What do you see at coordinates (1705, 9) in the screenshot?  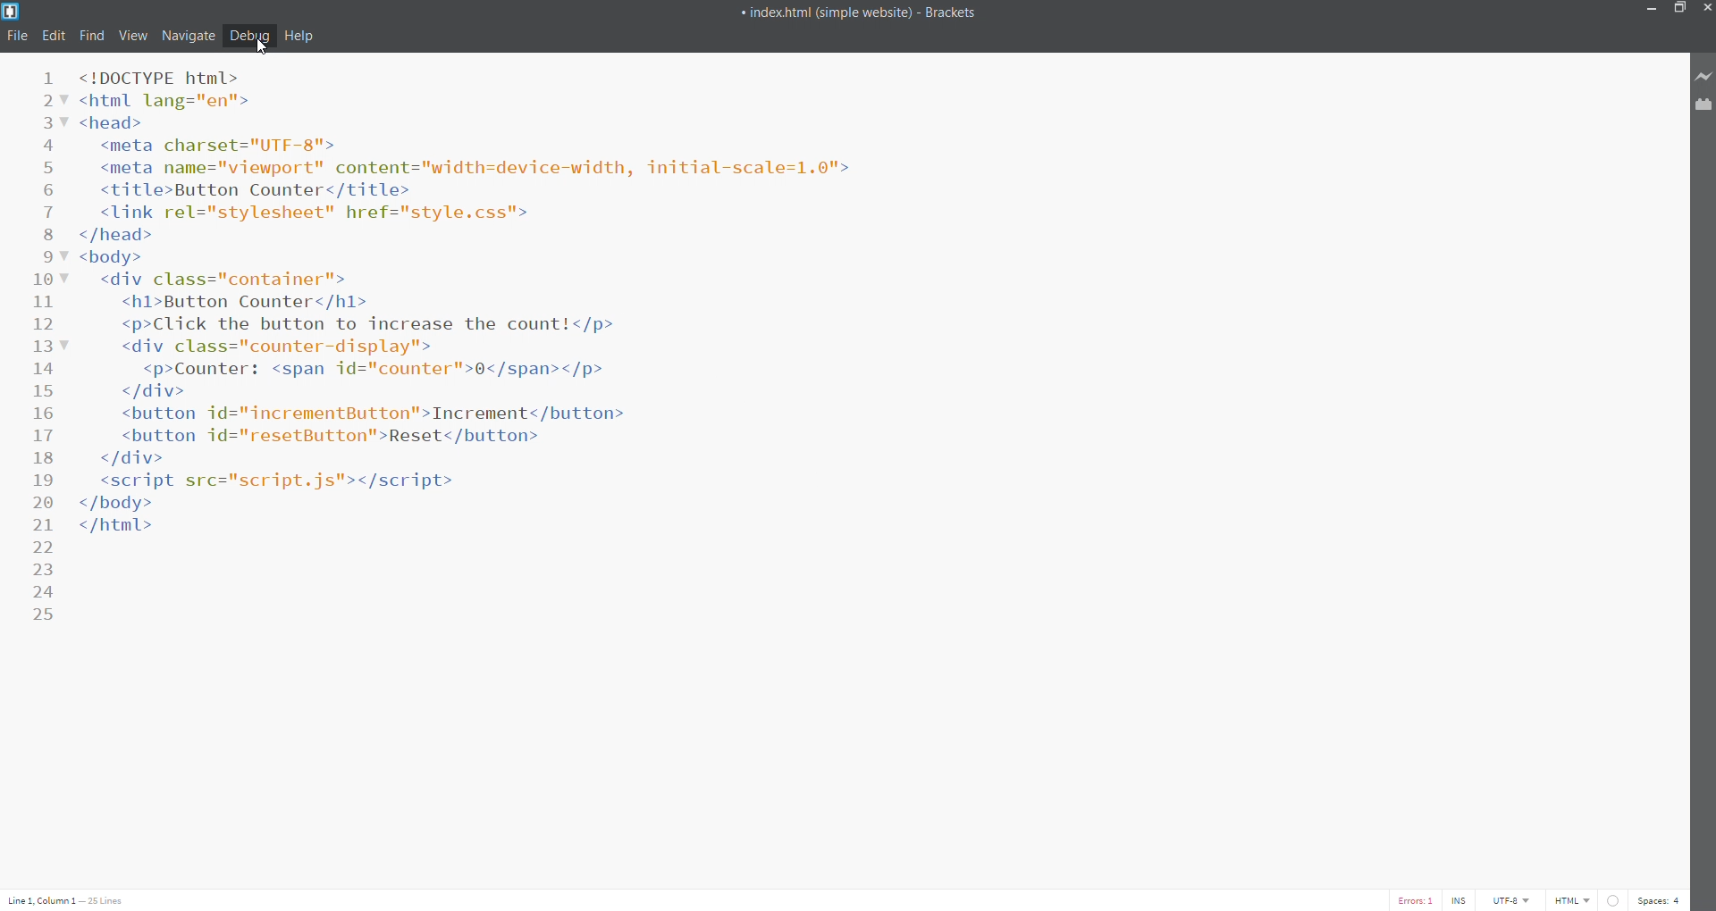 I see `close` at bounding box center [1705, 9].